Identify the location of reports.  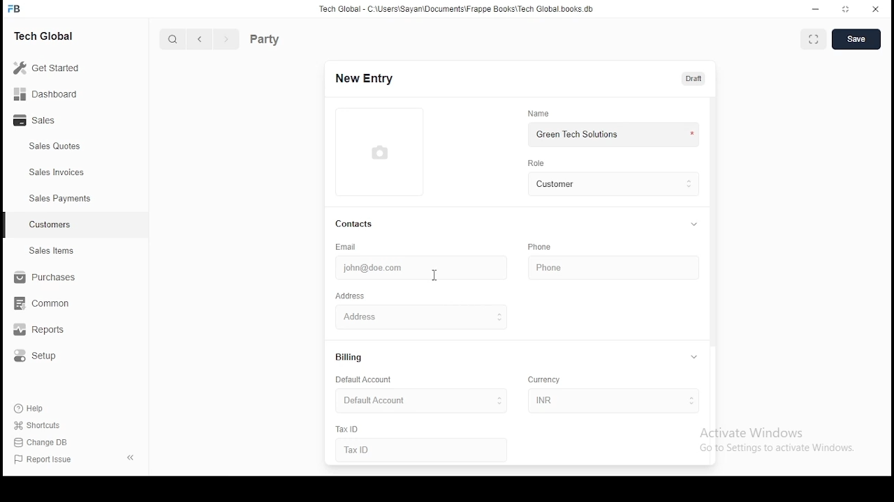
(45, 330).